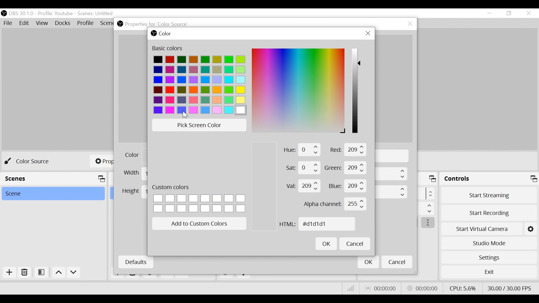 This screenshot has width=539, height=303. Describe the element at coordinates (422, 288) in the screenshot. I see `Streaming Status` at that location.